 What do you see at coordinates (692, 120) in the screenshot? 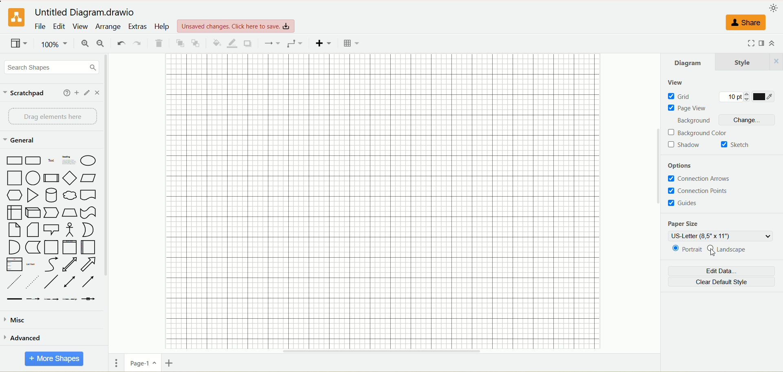
I see `background` at bounding box center [692, 120].